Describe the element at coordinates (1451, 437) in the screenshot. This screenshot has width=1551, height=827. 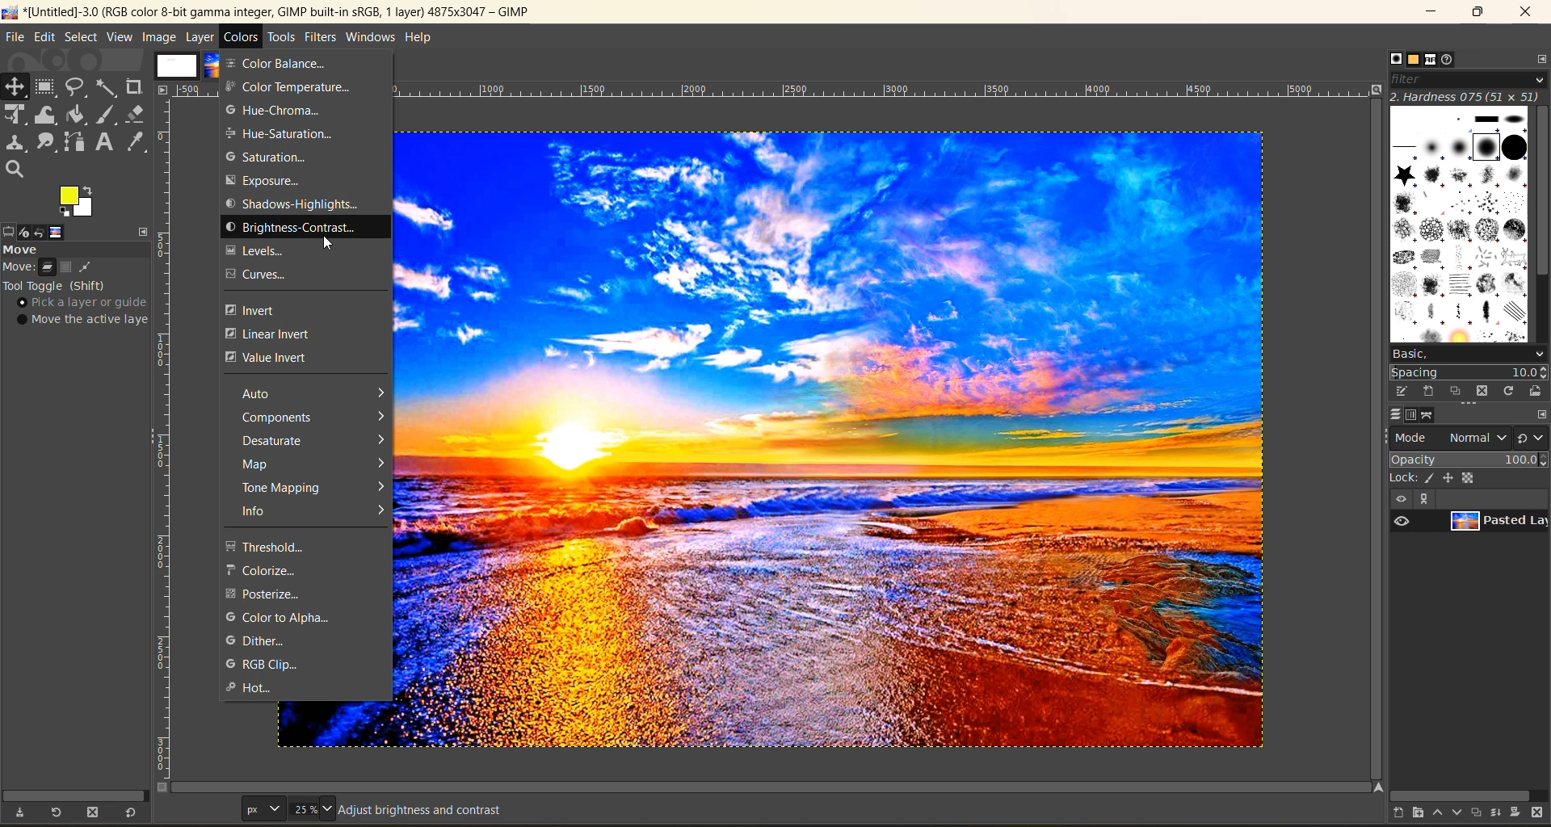
I see `mode` at that location.